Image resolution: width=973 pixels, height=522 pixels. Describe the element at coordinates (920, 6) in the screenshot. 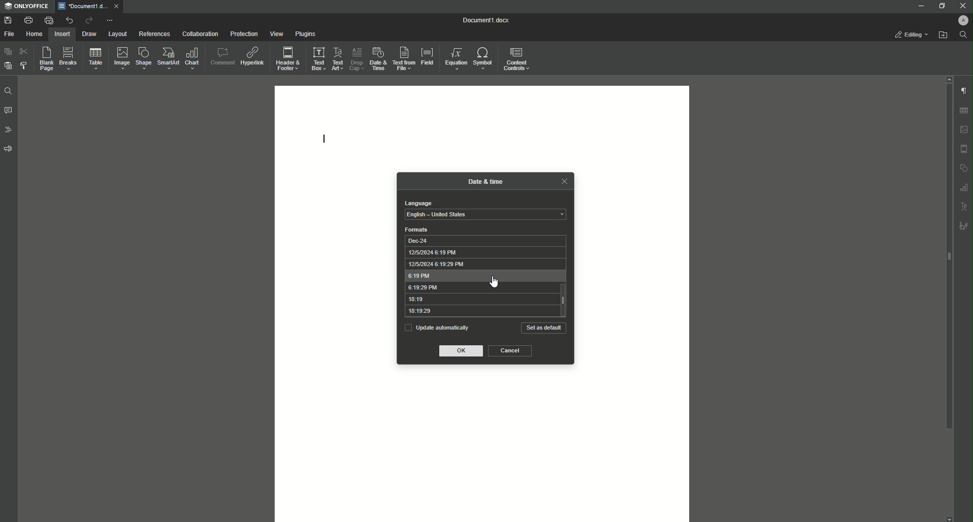

I see `Minimize` at that location.